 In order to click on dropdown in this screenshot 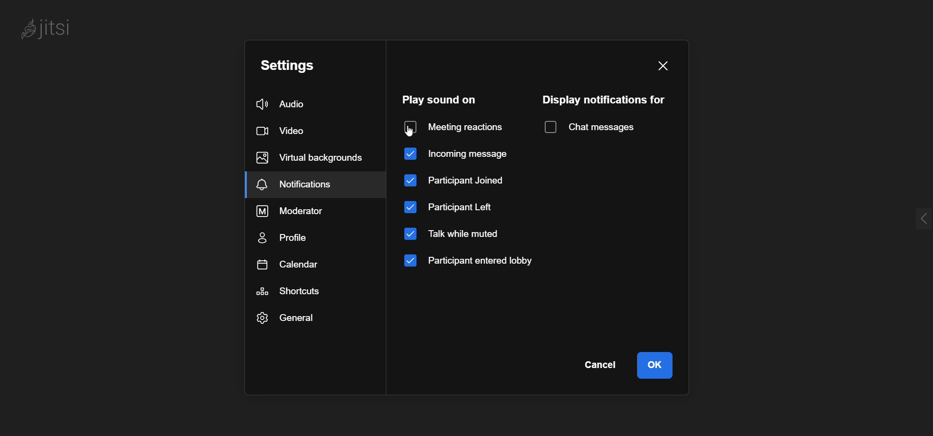, I will do `click(659, 123)`.